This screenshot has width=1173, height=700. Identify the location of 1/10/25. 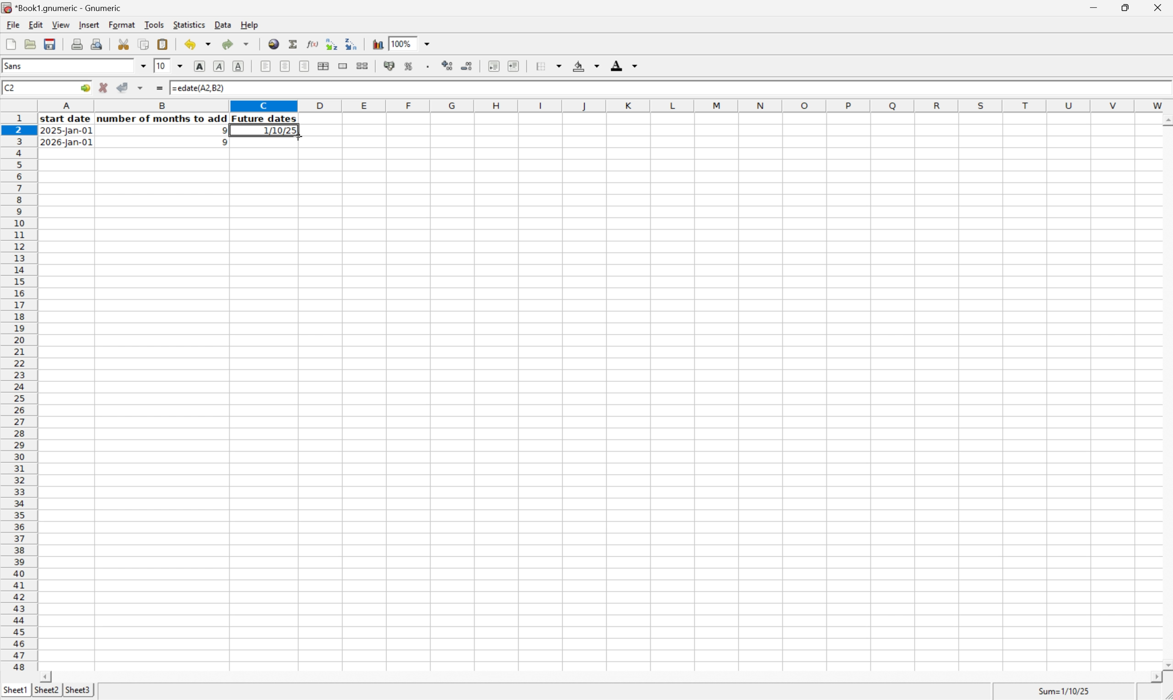
(277, 131).